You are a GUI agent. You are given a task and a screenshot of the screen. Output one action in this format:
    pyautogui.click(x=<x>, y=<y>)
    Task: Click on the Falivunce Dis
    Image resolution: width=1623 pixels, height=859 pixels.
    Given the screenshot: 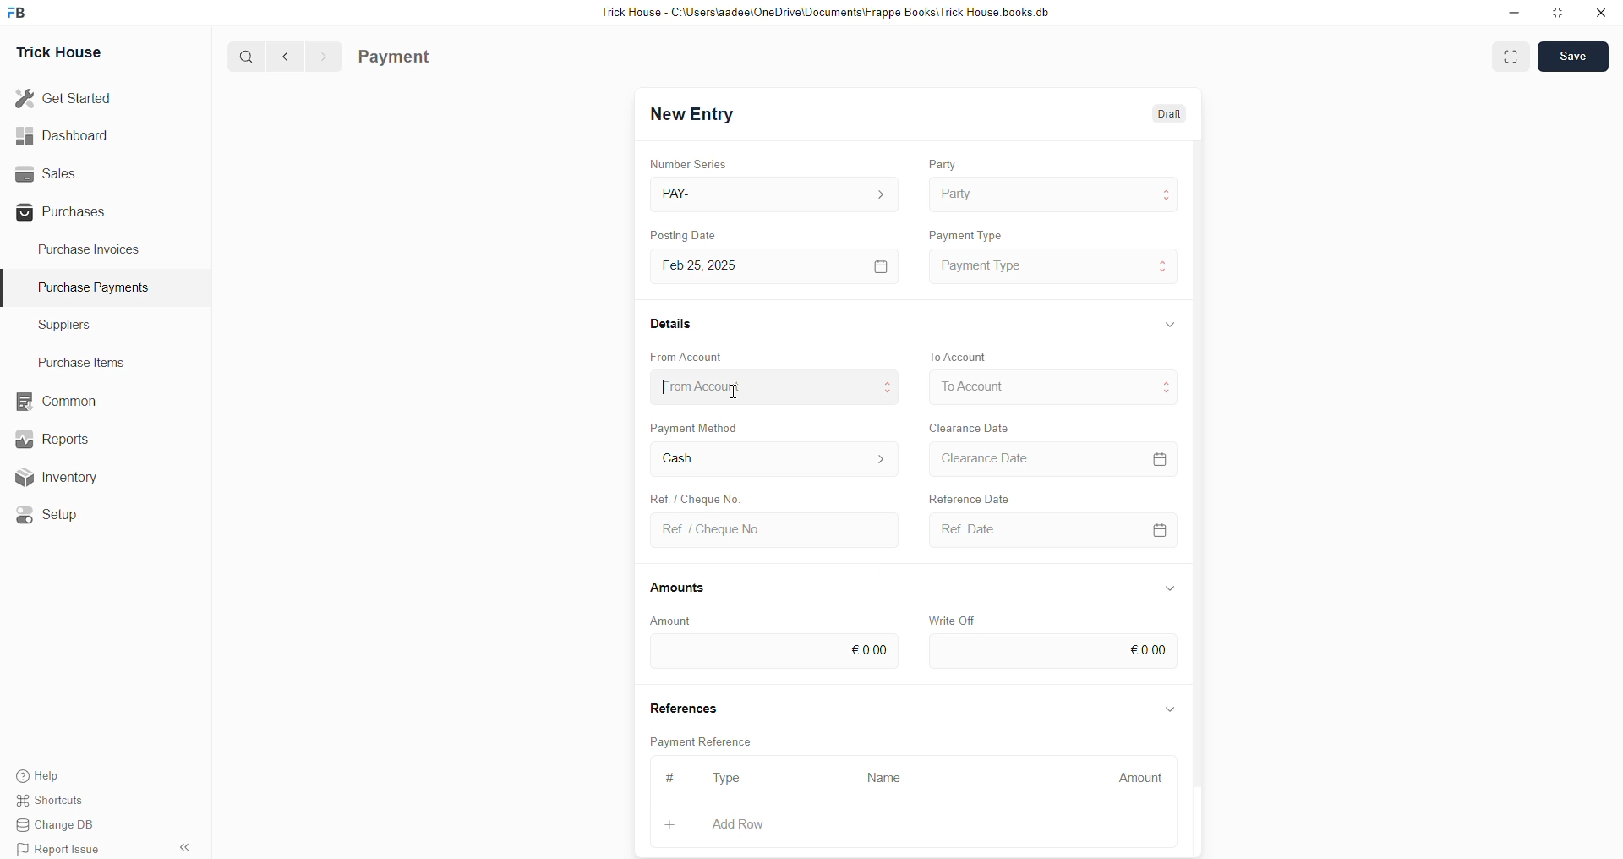 What is the action you would take?
    pyautogui.click(x=981, y=495)
    